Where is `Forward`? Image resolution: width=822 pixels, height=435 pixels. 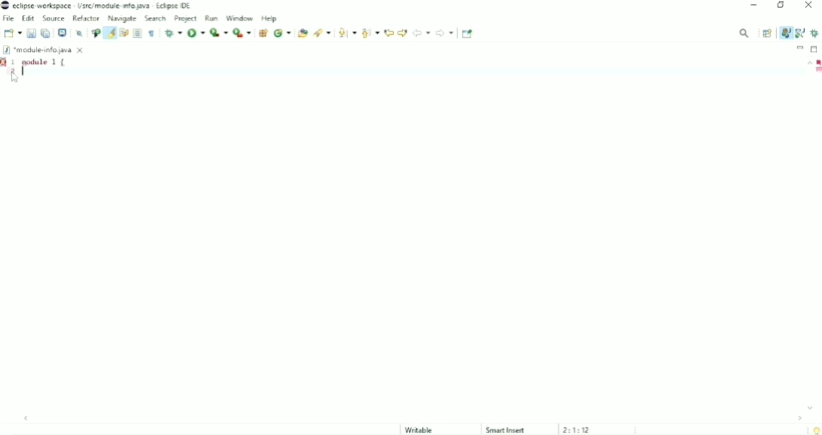
Forward is located at coordinates (445, 33).